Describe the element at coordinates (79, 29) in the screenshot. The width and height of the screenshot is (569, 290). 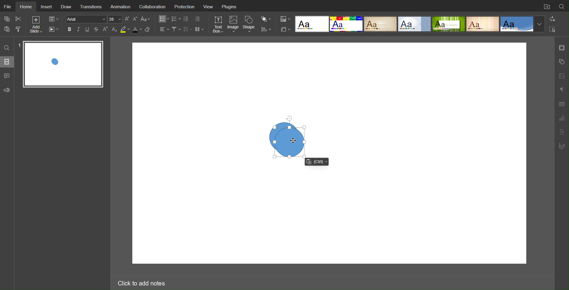
I see `Italics` at that location.